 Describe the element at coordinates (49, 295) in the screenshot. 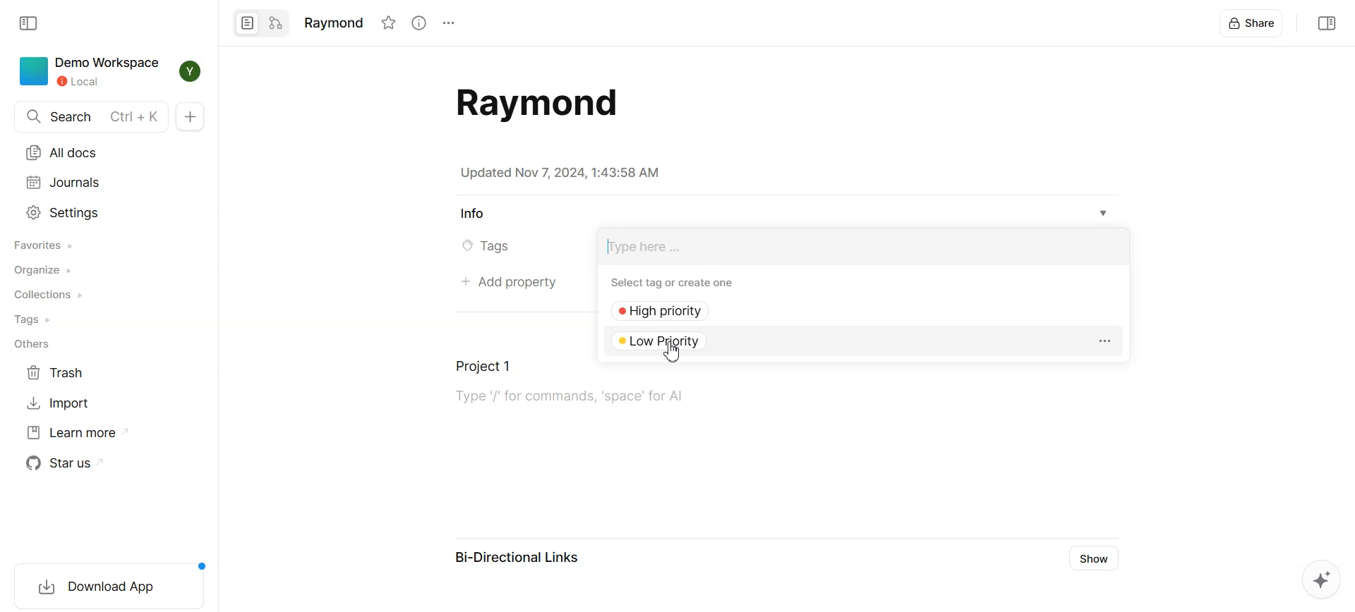

I see `Collections` at that location.